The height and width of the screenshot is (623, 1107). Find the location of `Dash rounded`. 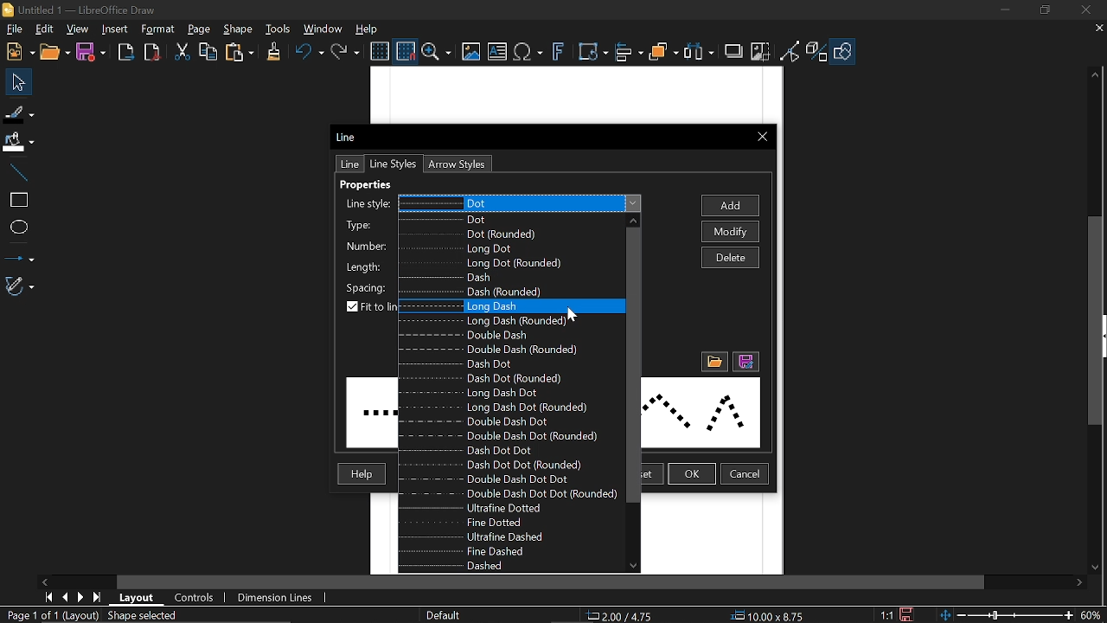

Dash rounded is located at coordinates (508, 292).